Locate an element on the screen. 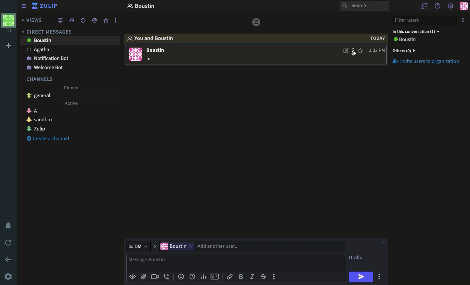  General is located at coordinates (40, 96).